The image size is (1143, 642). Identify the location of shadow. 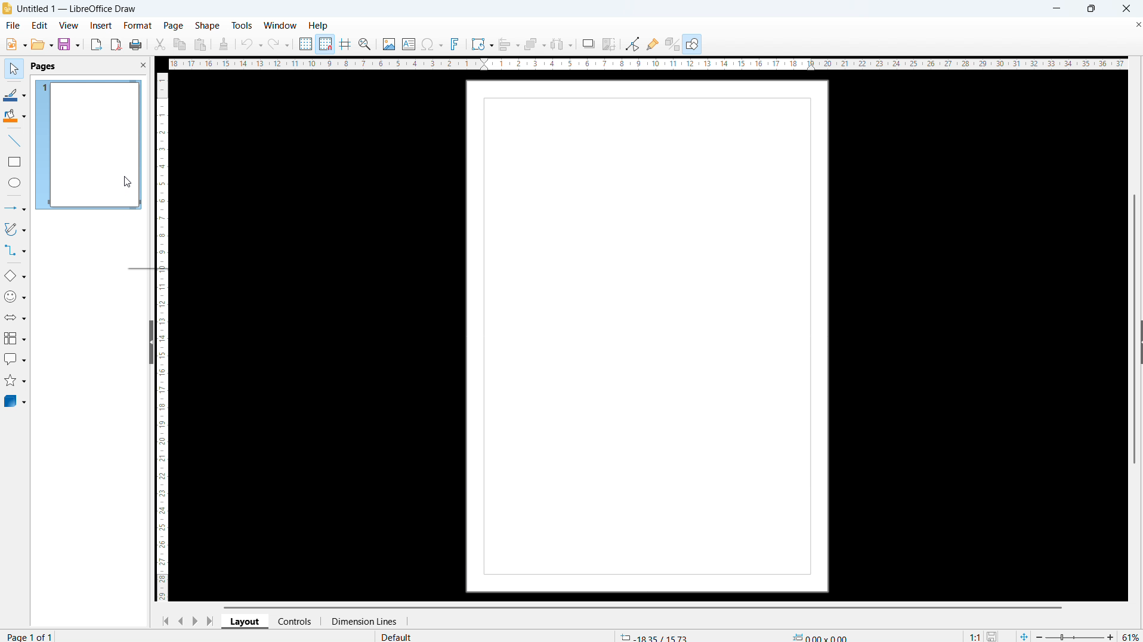
(588, 43).